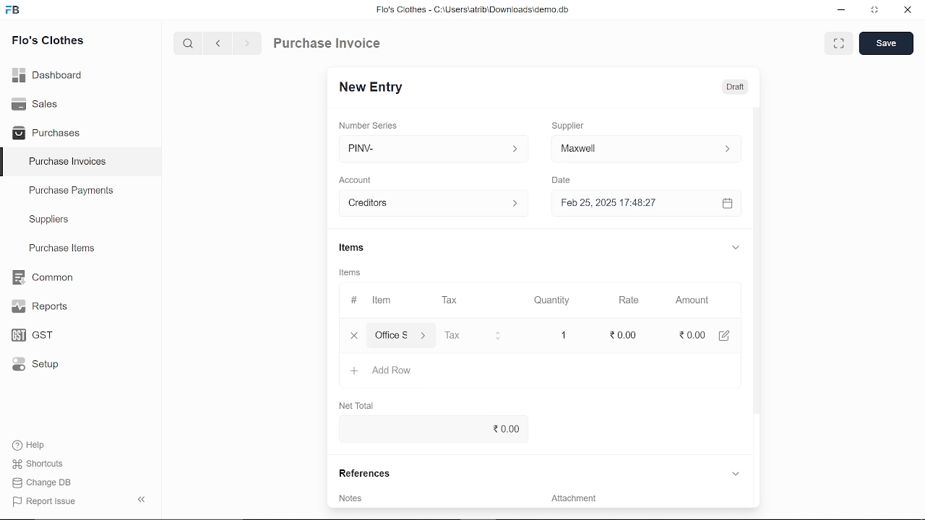  Describe the element at coordinates (565, 335) in the screenshot. I see `1` at that location.